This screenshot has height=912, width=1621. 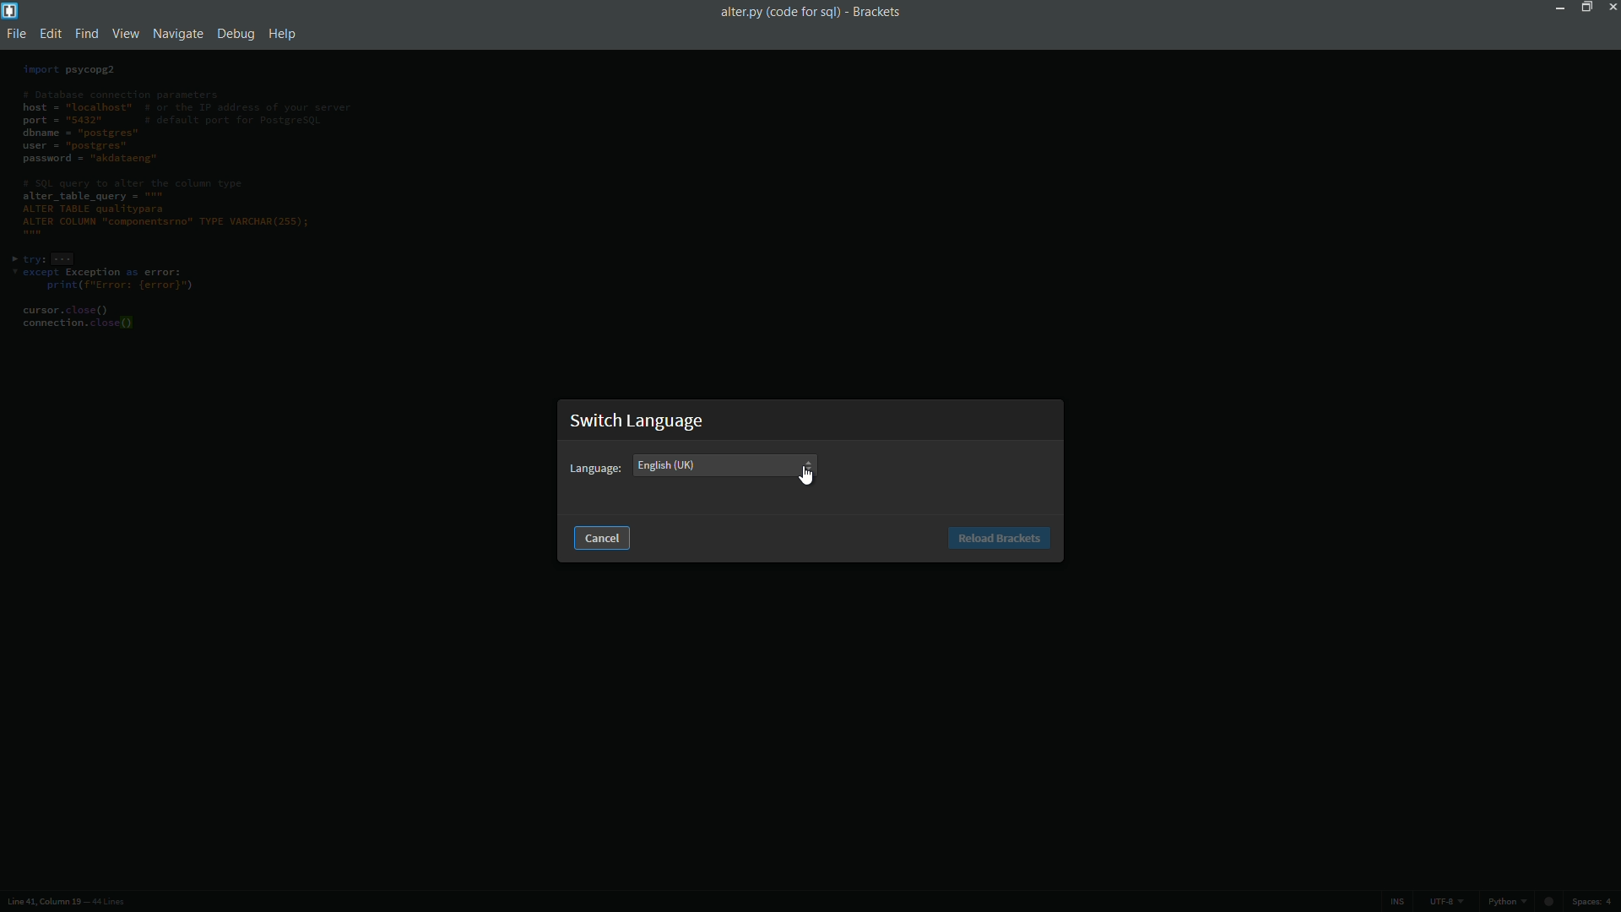 I want to click on app name, so click(x=880, y=12).